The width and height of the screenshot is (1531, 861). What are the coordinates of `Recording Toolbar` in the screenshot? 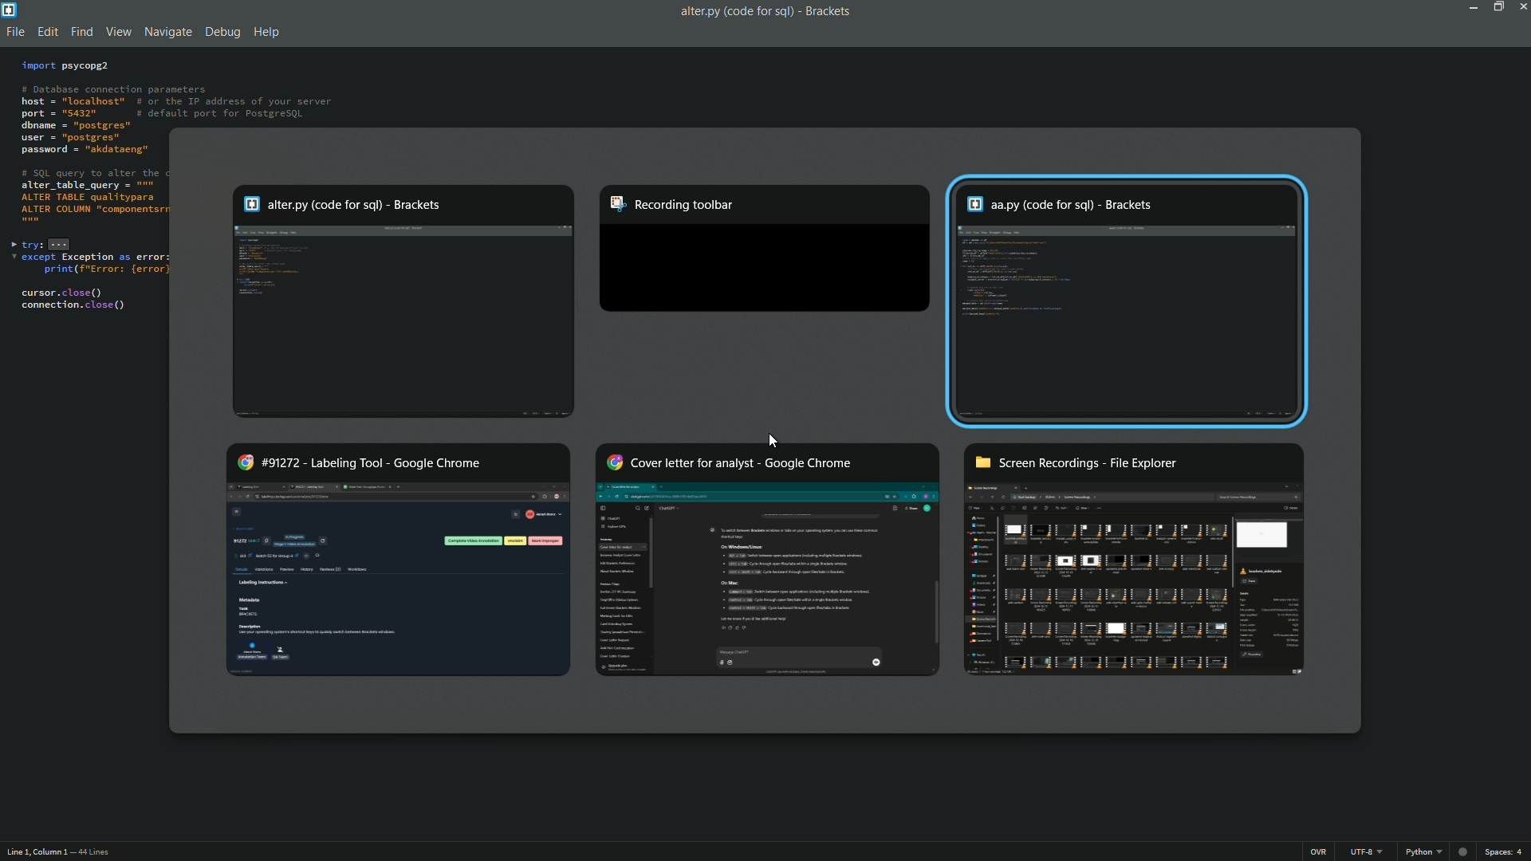 It's located at (763, 252).